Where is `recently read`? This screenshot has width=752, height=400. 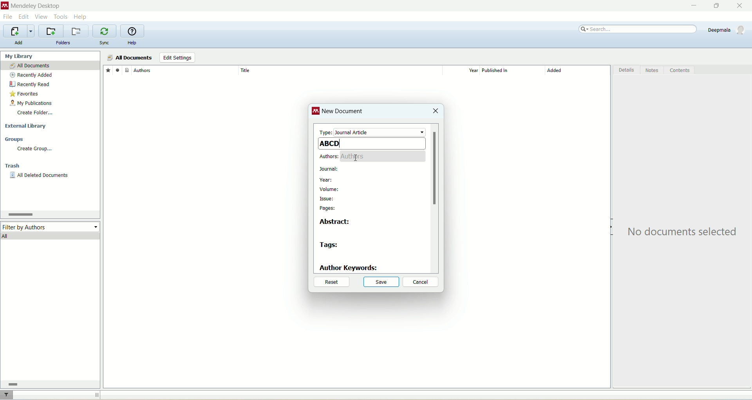
recently read is located at coordinates (29, 84).